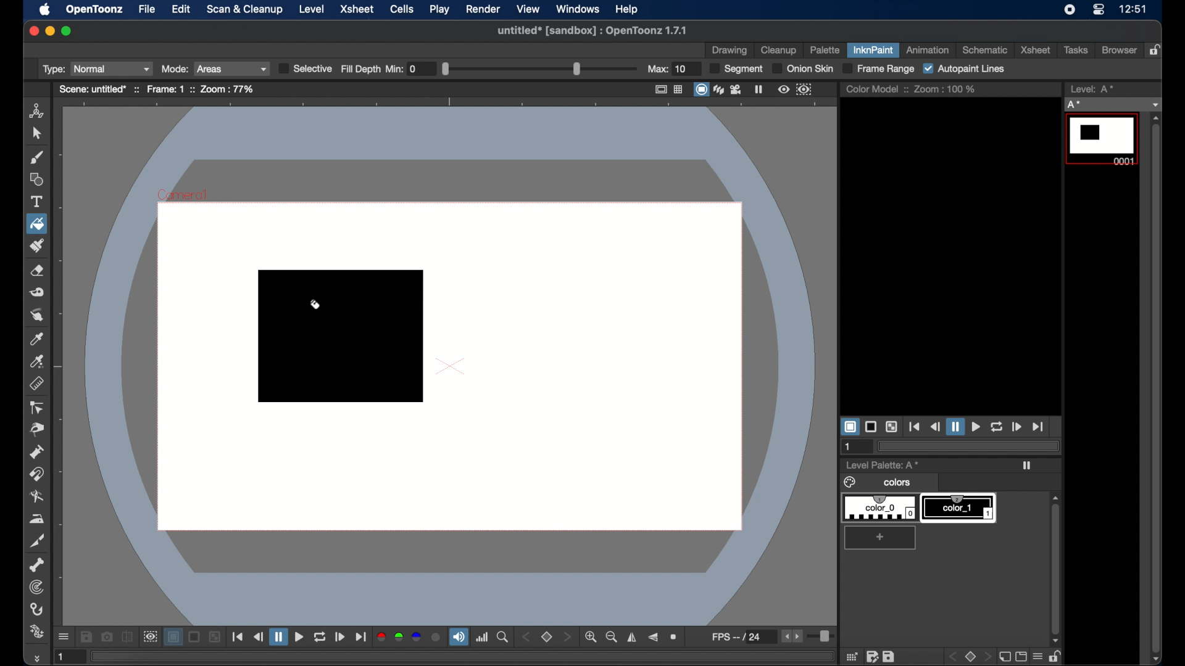  Describe the element at coordinates (883, 464) in the screenshot. I see `level palette: A*` at that location.